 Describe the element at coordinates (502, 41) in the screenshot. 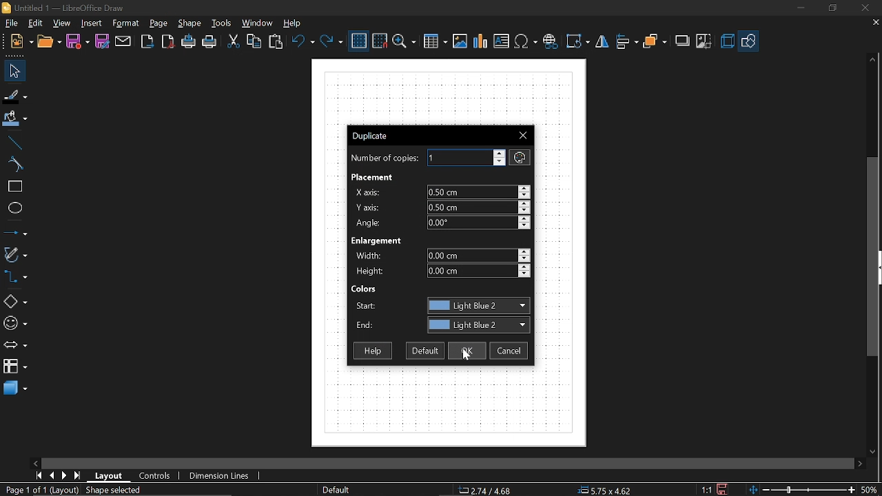

I see `Insert chart` at that location.